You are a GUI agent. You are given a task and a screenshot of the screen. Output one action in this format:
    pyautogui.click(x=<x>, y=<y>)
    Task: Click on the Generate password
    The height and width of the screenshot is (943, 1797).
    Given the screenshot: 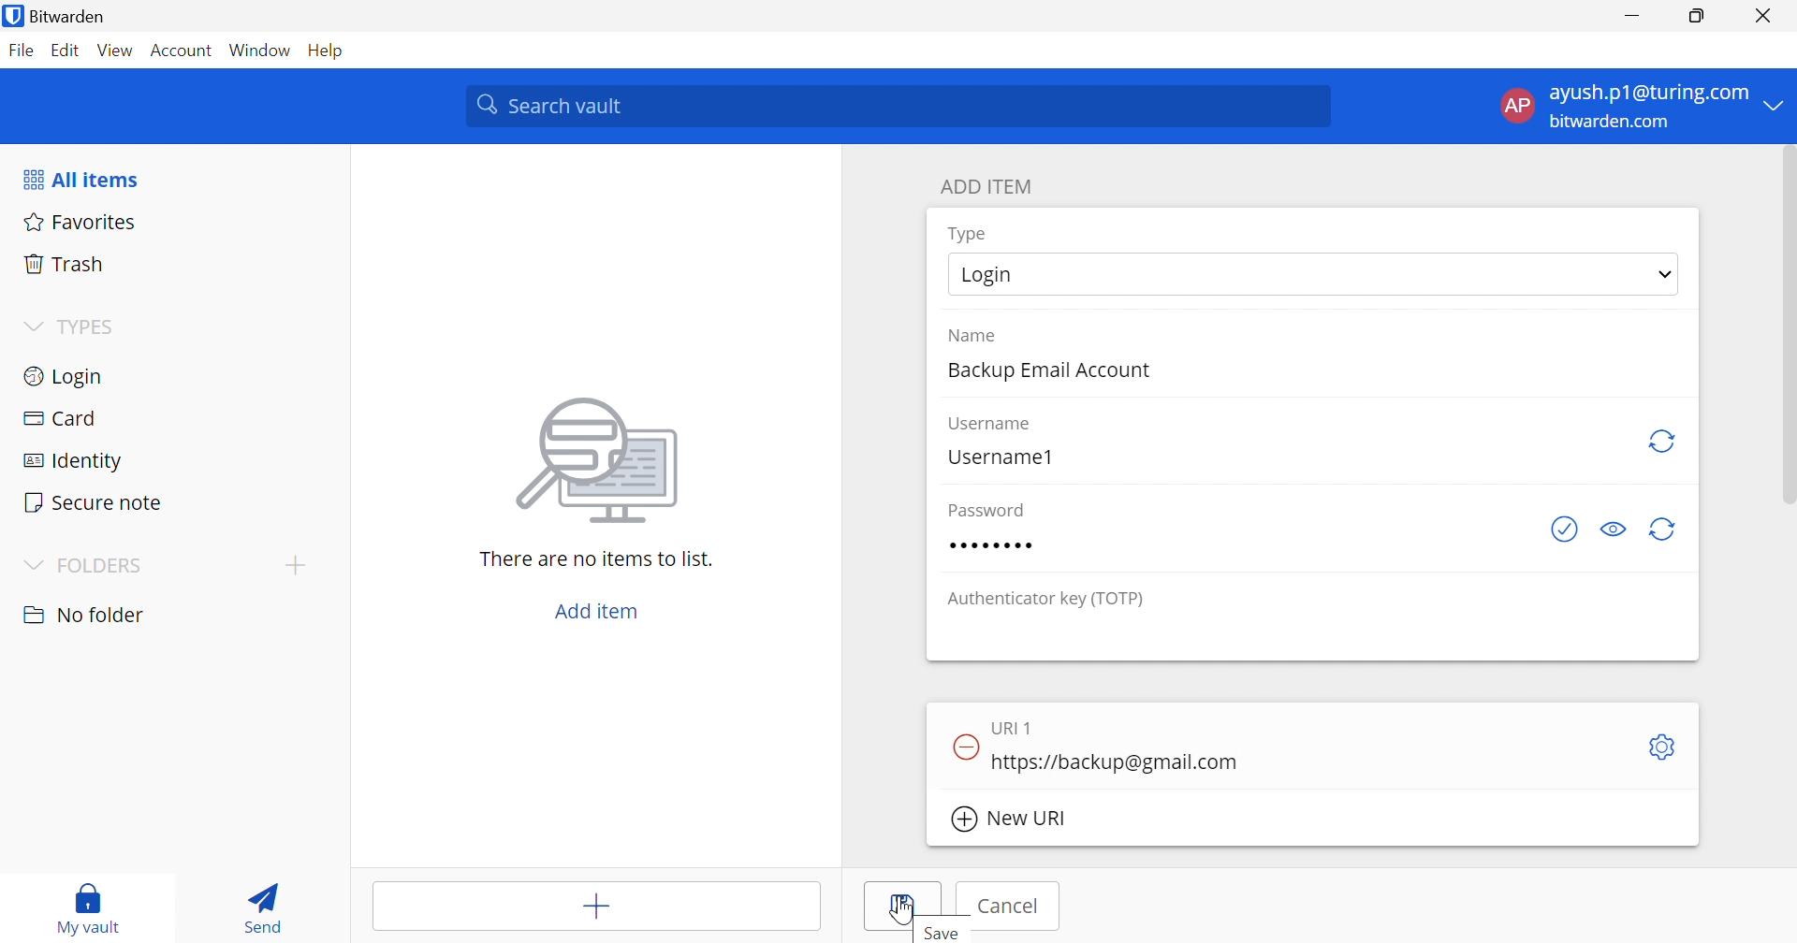 What is the action you would take?
    pyautogui.click(x=1663, y=441)
    